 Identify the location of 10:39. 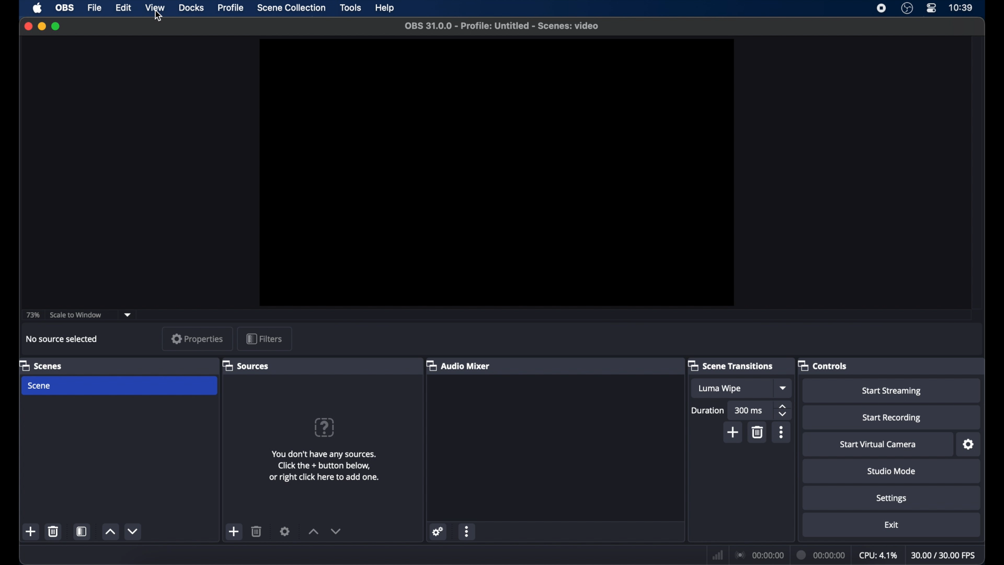
(961, 8).